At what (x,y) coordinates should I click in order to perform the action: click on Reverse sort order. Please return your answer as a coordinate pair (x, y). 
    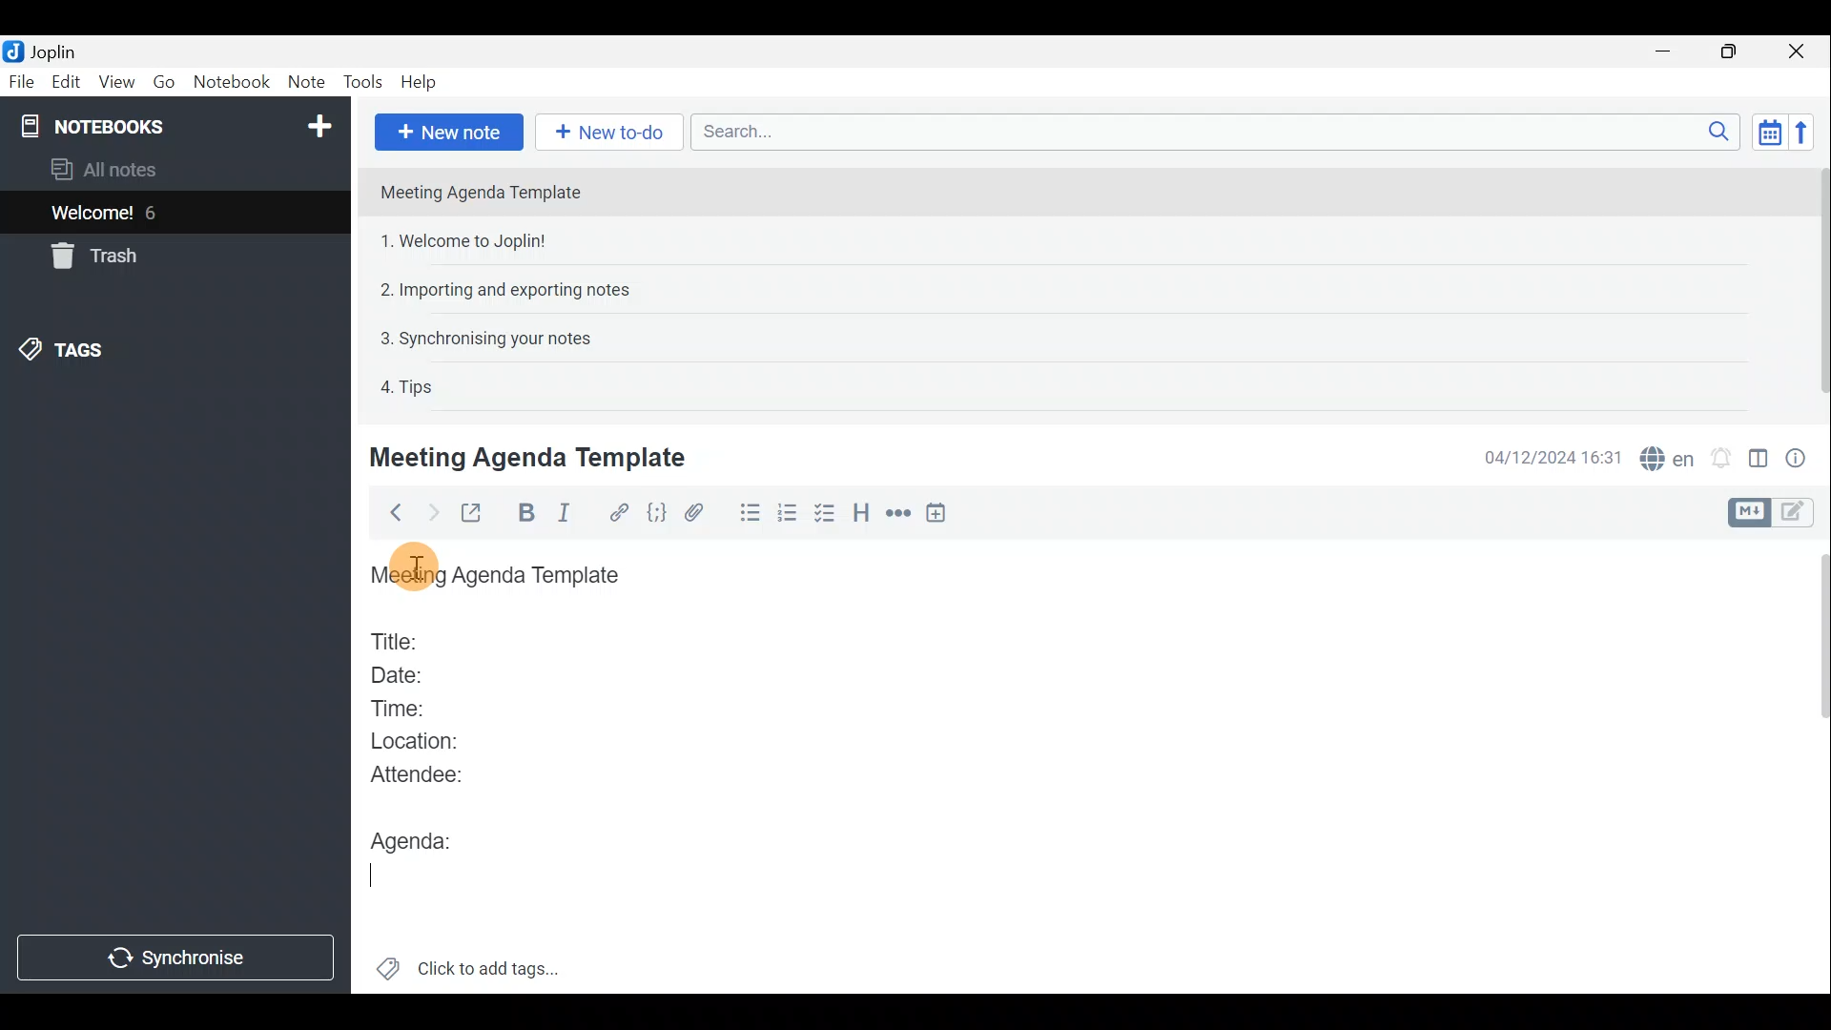
    Looking at the image, I should click on (1804, 133).